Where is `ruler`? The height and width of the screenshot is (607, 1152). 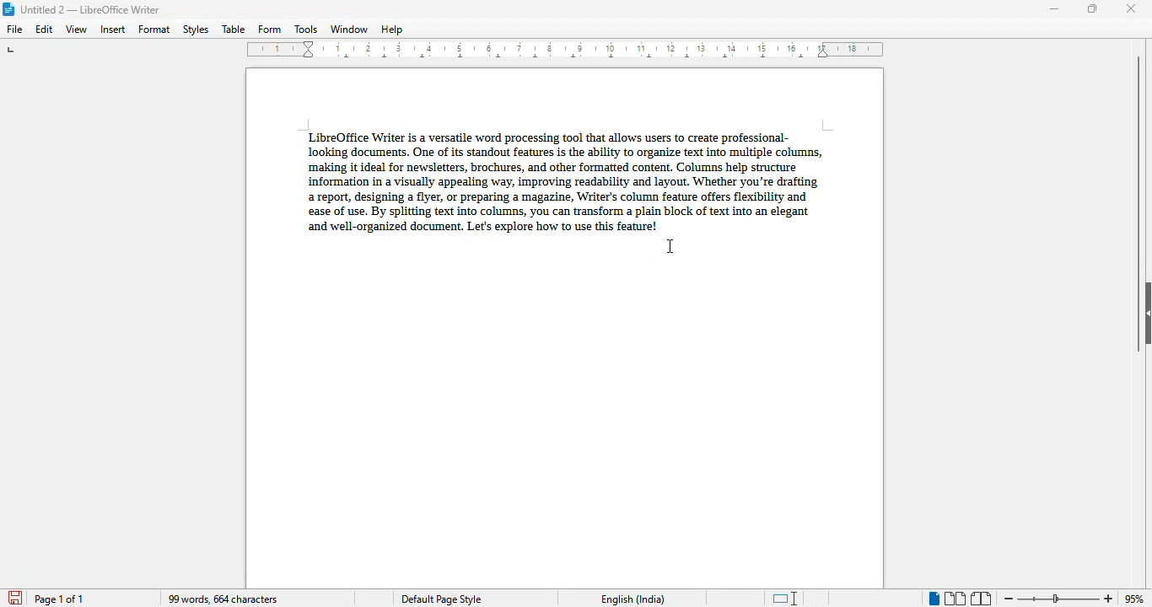
ruler is located at coordinates (568, 50).